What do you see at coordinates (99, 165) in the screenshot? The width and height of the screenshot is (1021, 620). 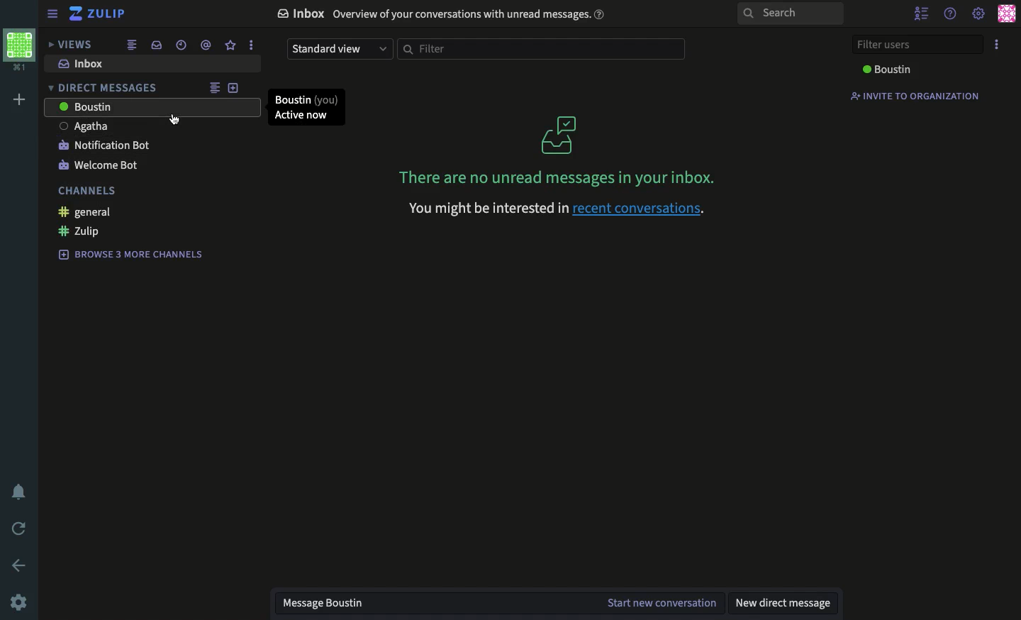 I see `welcome bot` at bounding box center [99, 165].